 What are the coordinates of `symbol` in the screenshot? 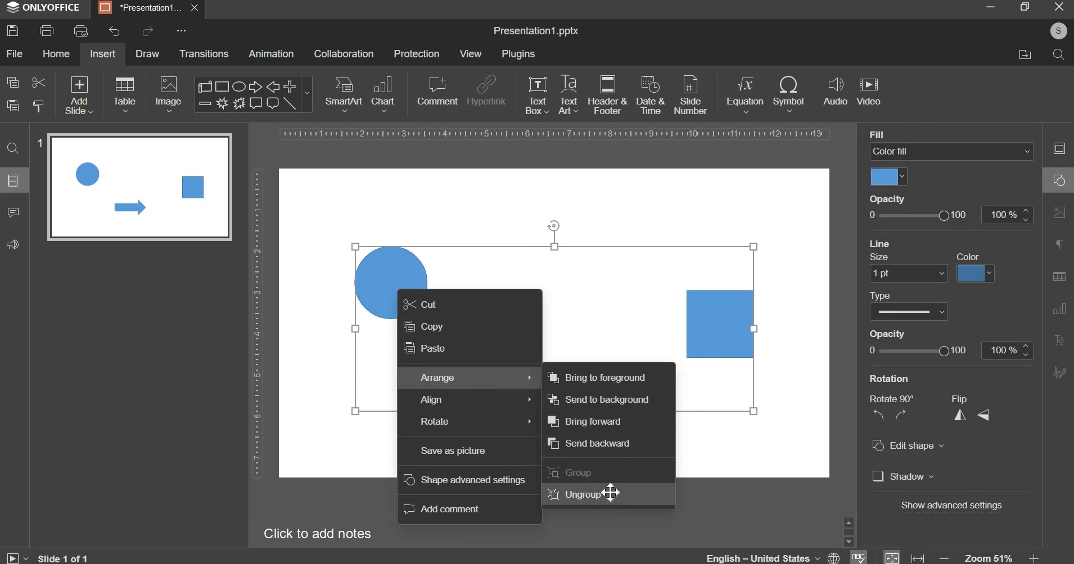 It's located at (788, 93).